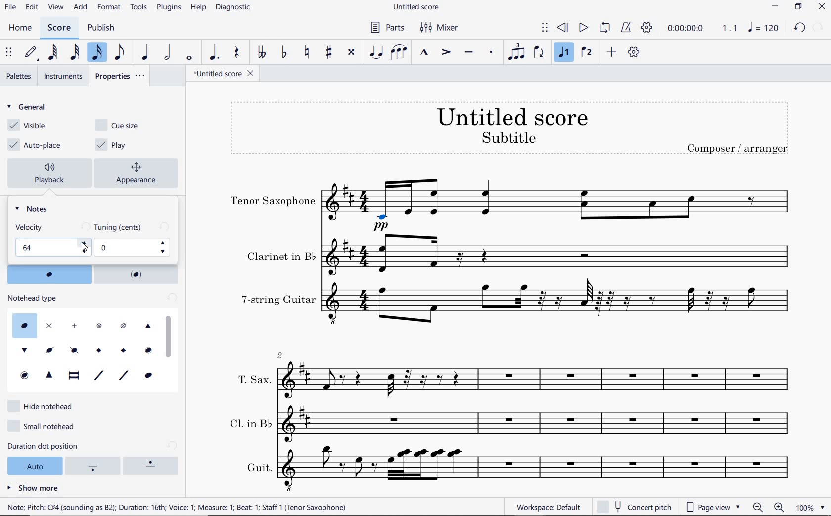 This screenshot has width=831, height=516. Describe the element at coordinates (31, 227) in the screenshot. I see `text` at that location.